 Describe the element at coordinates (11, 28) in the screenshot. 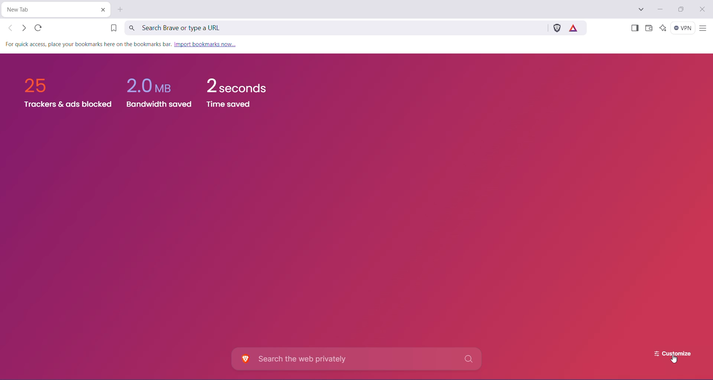

I see `Click to go back, hold to see history` at that location.